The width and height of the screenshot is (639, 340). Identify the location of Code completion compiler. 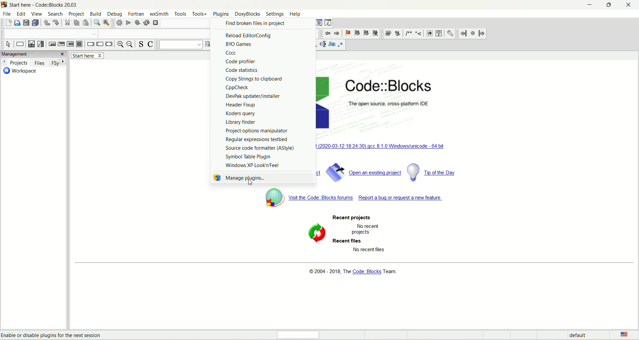
(153, 33).